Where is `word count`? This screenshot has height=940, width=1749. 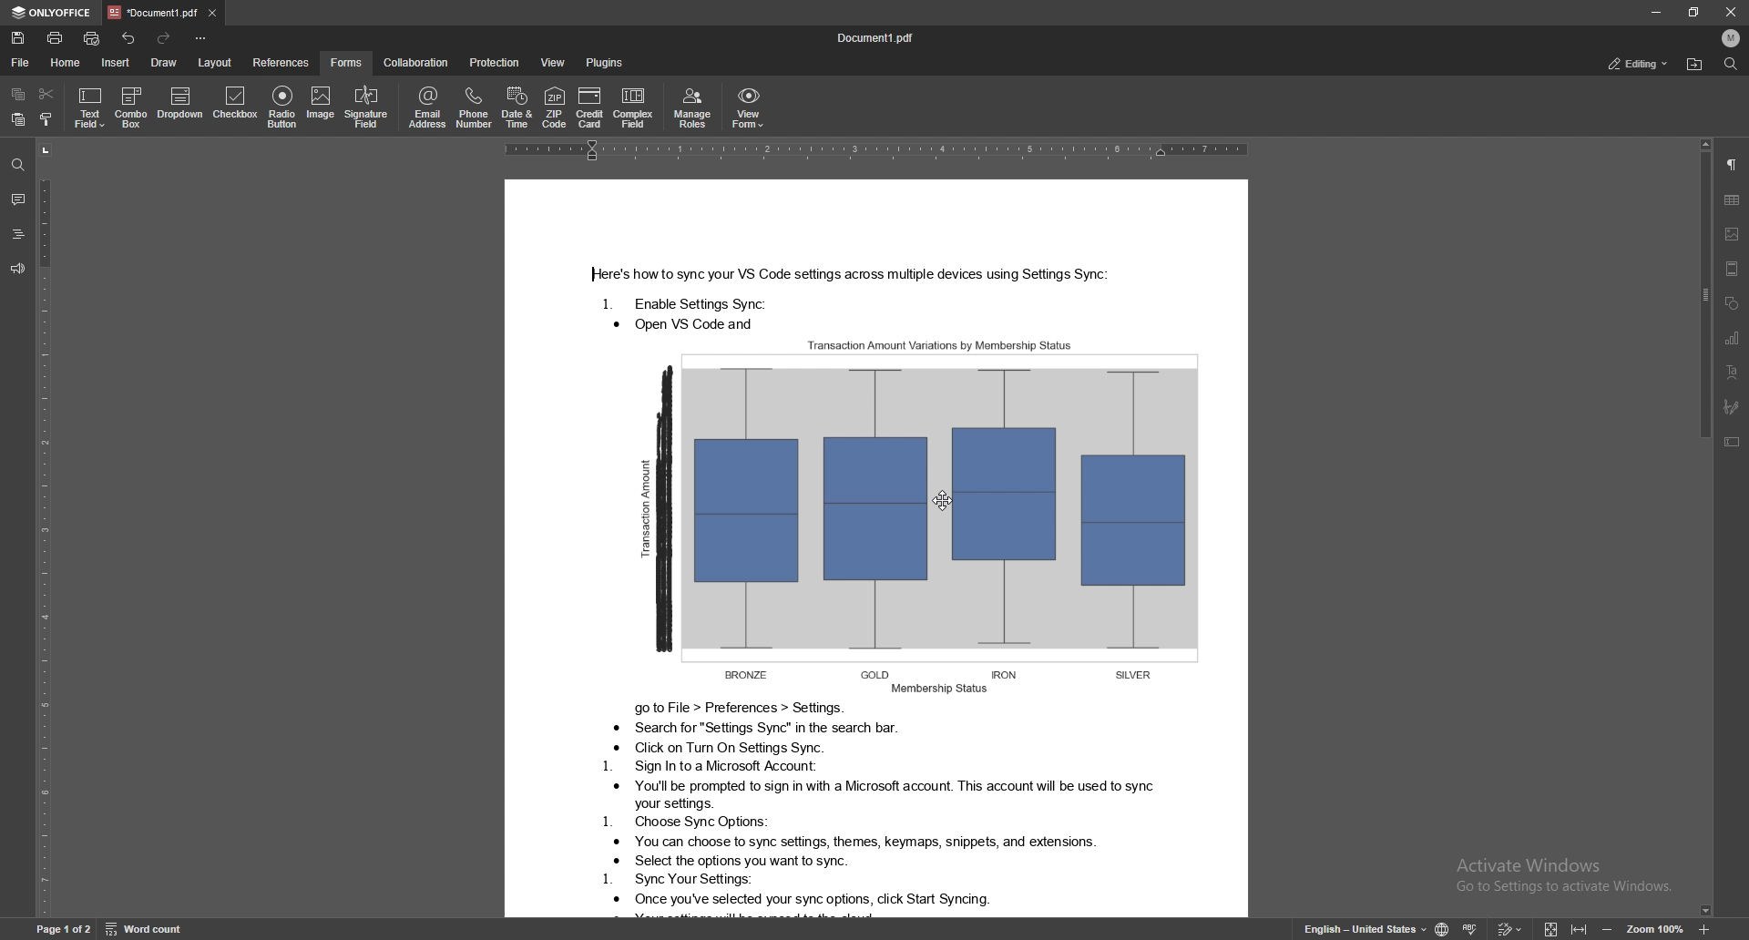
word count is located at coordinates (145, 928).